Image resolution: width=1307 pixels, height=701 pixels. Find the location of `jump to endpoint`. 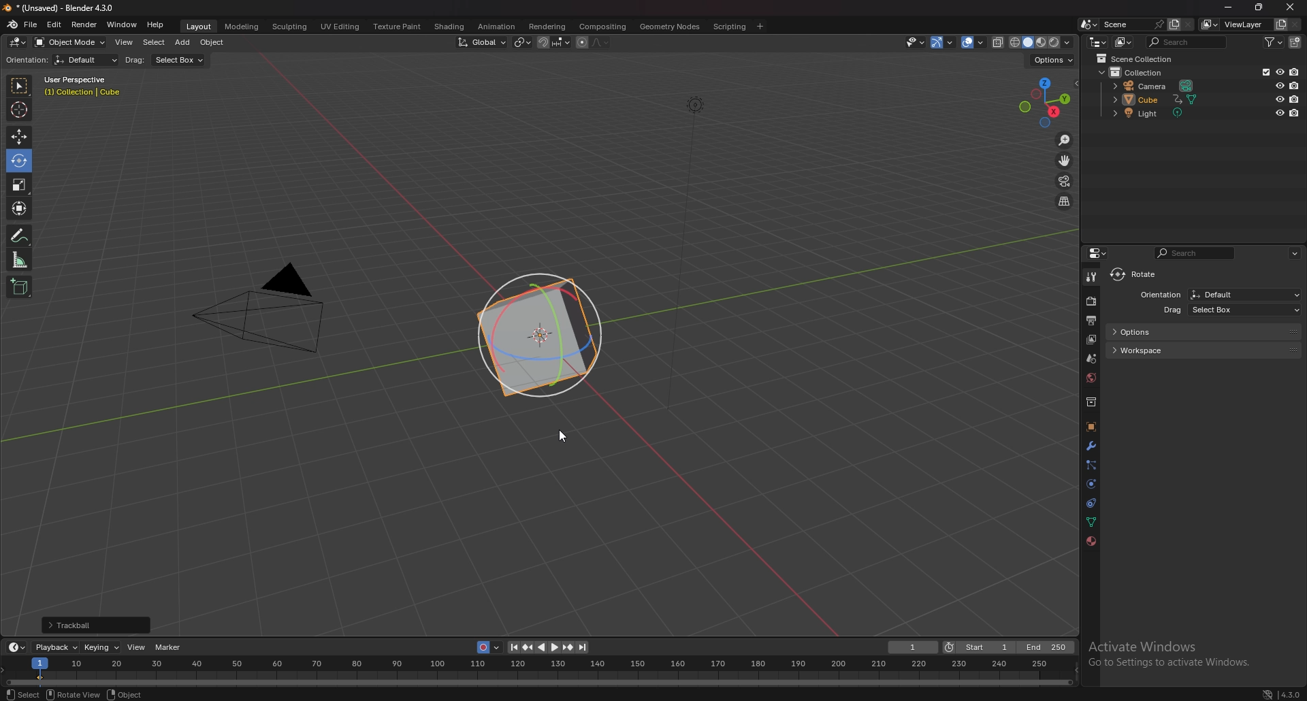

jump to endpoint is located at coordinates (512, 648).